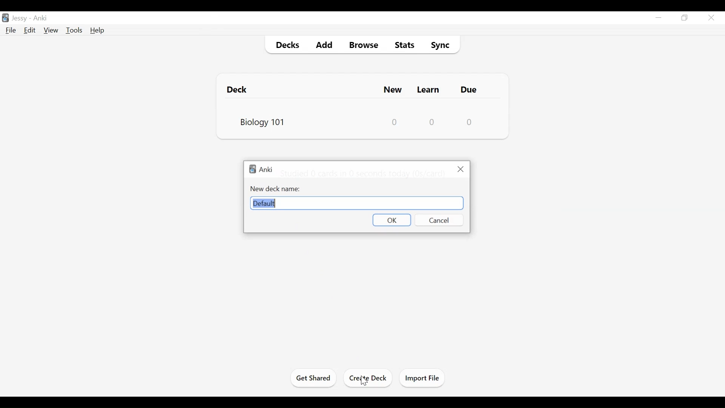 This screenshot has height=408, width=725. I want to click on Edit, so click(30, 31).